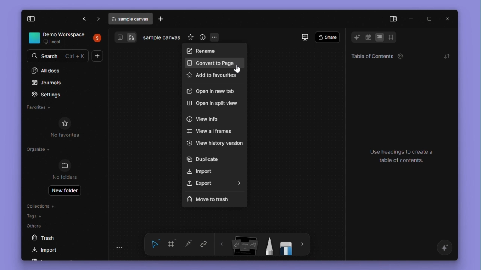 The image size is (481, 270). I want to click on Others, so click(37, 225).